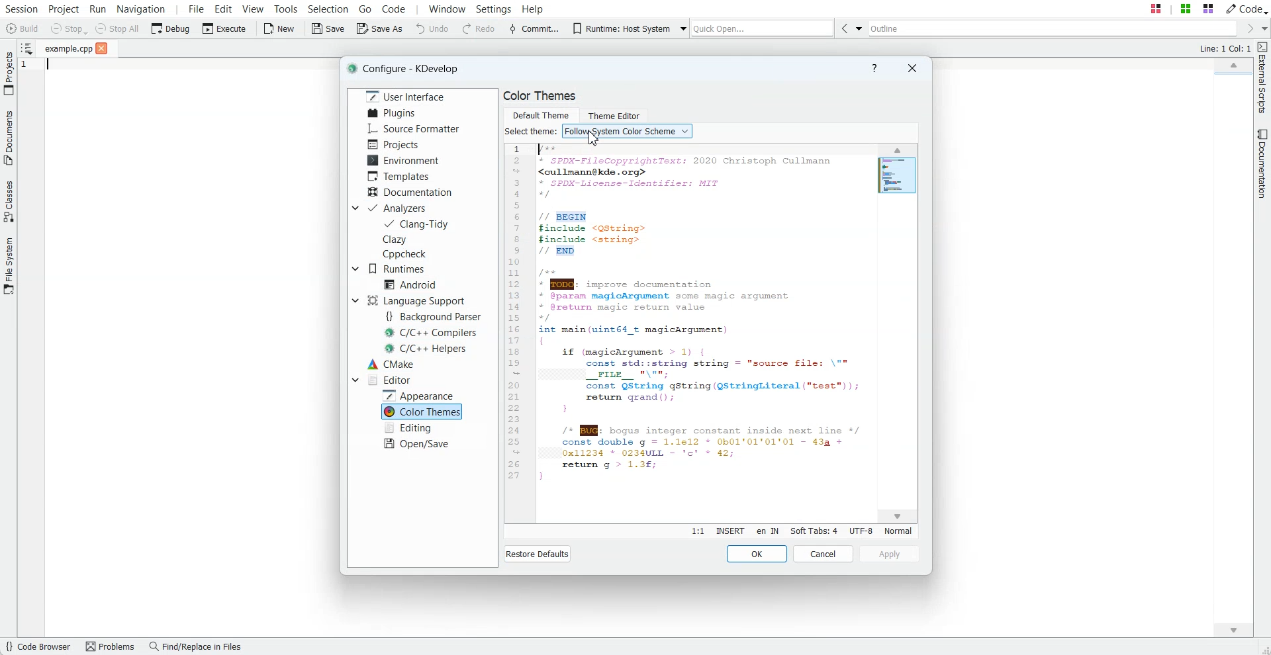 The width and height of the screenshot is (1271, 655). What do you see at coordinates (410, 191) in the screenshot?
I see `Documentation` at bounding box center [410, 191].